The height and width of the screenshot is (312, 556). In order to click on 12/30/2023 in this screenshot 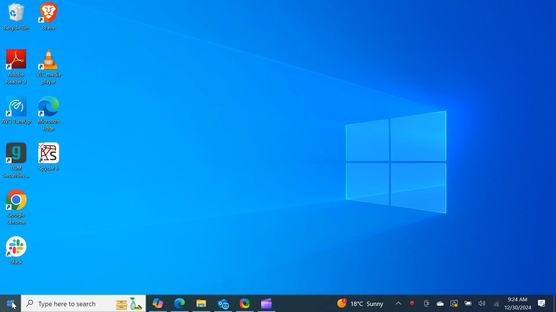, I will do `click(517, 307)`.